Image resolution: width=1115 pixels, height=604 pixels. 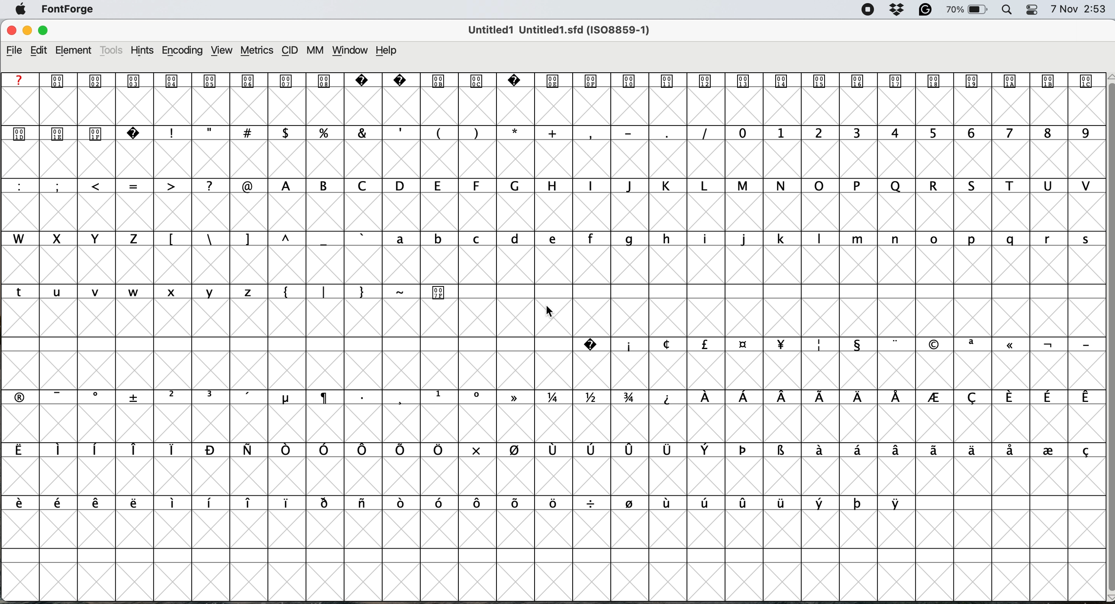 What do you see at coordinates (384, 51) in the screenshot?
I see `help` at bounding box center [384, 51].